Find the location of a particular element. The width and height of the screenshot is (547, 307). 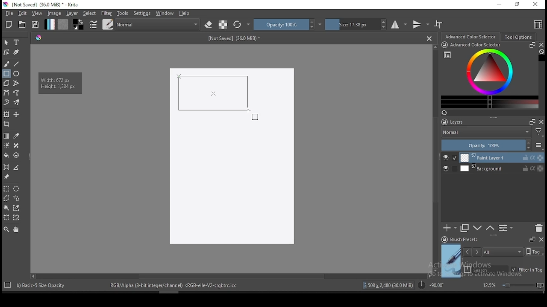

layers is located at coordinates (455, 122).